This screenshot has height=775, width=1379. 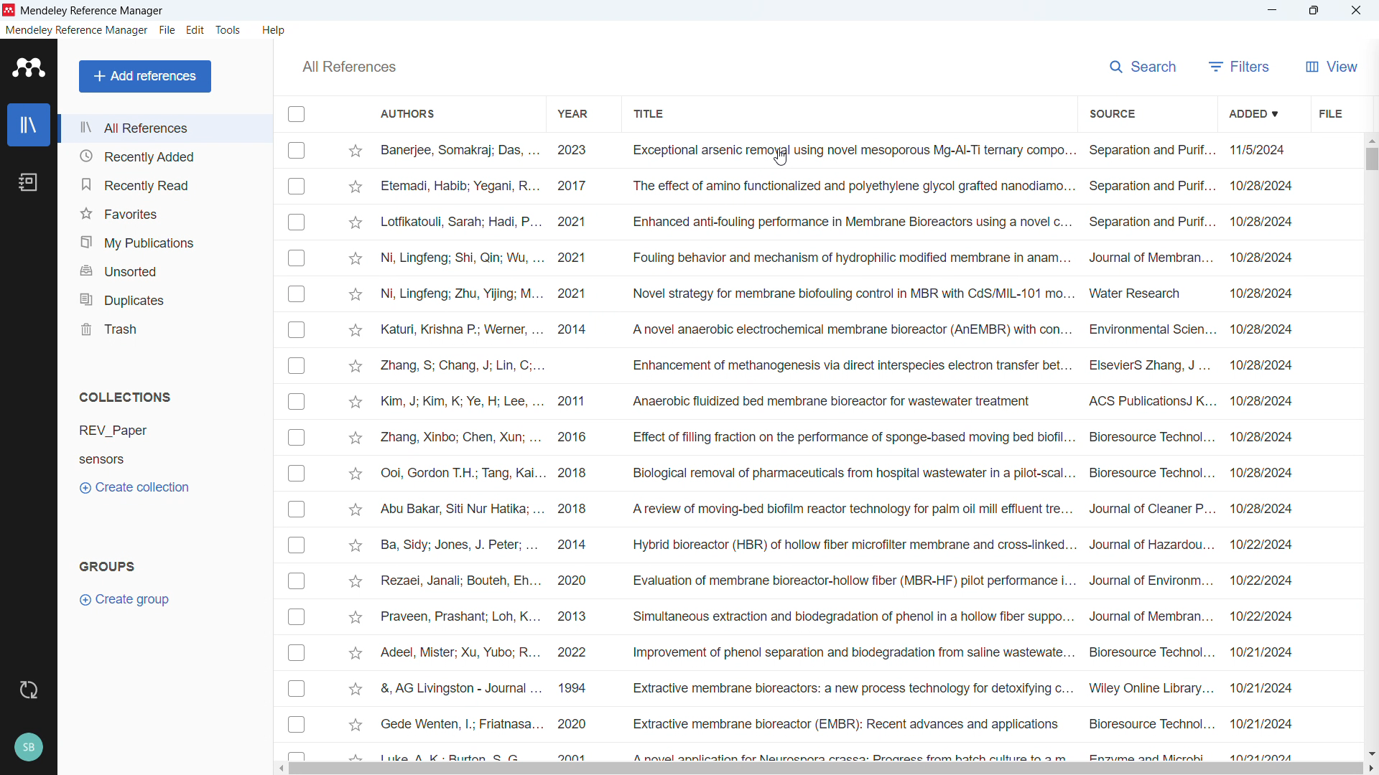 I want to click on anaerobic fluidized bed membrane bioreactor for wastewater treatment, so click(x=841, y=403).